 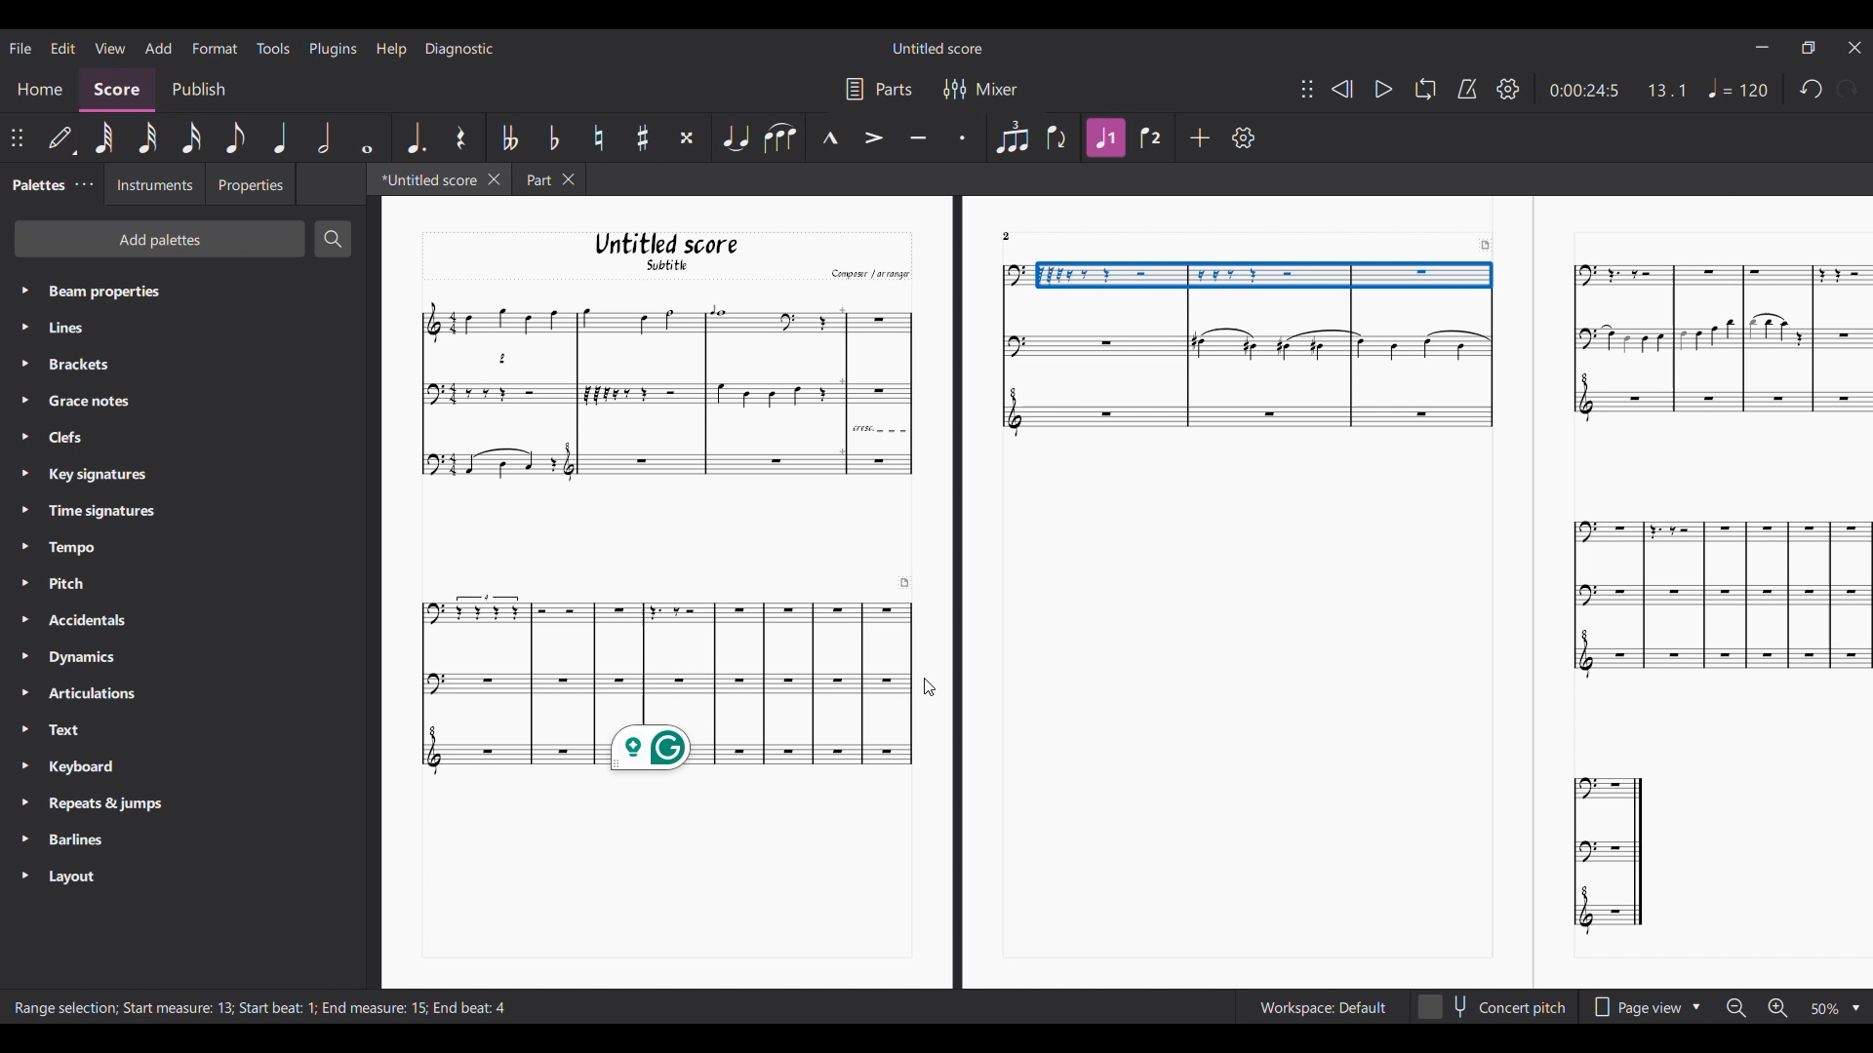 What do you see at coordinates (235, 137) in the screenshot?
I see `8th note` at bounding box center [235, 137].